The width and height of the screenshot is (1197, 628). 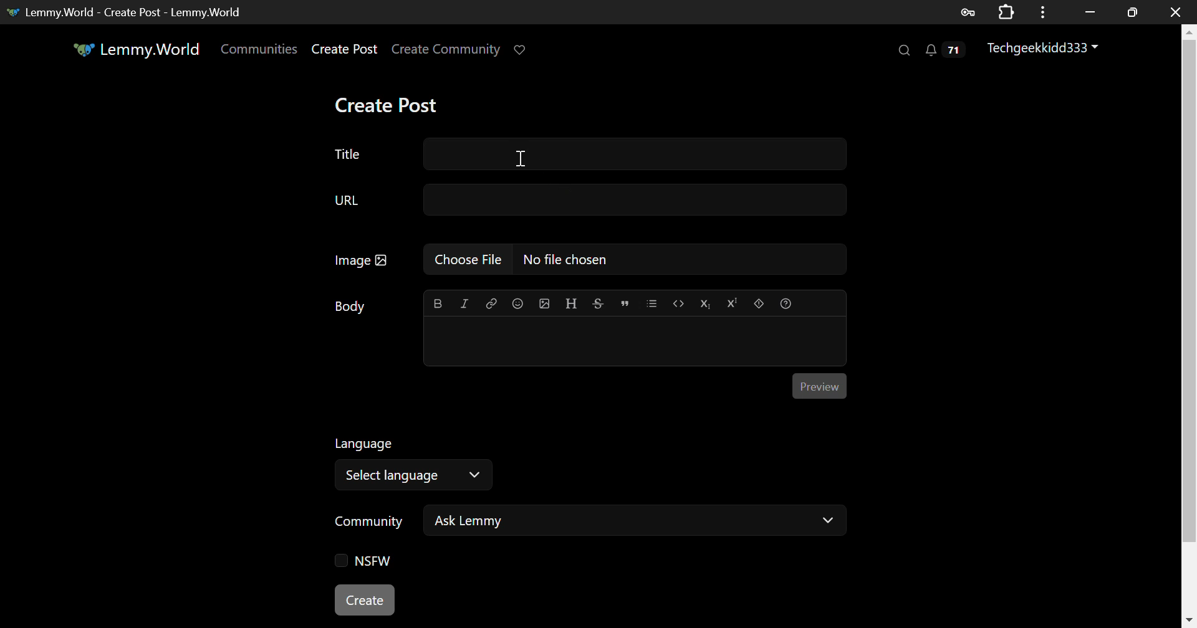 I want to click on Search, so click(x=903, y=49).